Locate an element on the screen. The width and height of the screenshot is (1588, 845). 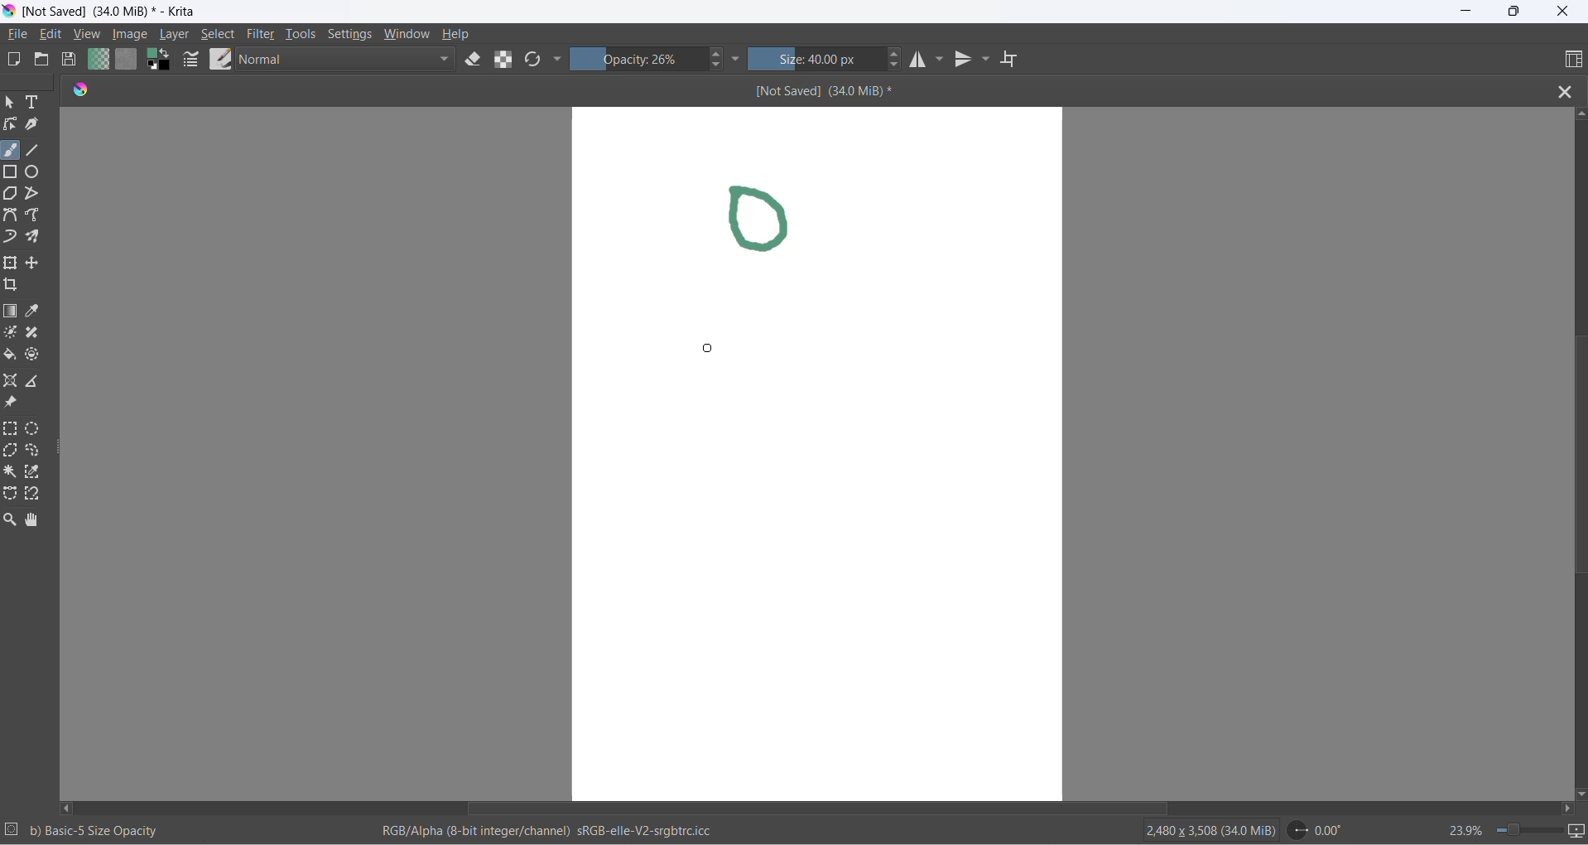
save document is located at coordinates (71, 59).